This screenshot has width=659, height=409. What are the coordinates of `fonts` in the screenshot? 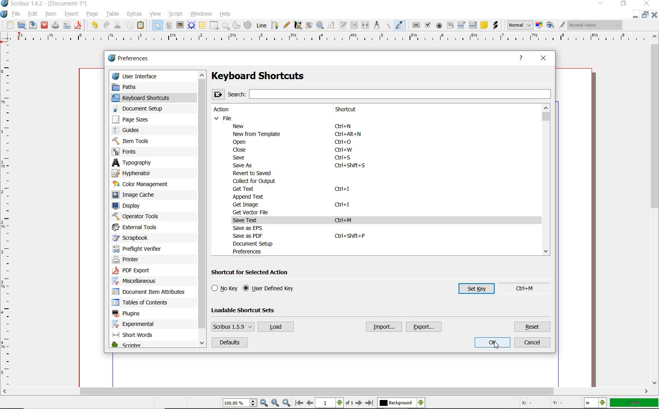 It's located at (133, 152).